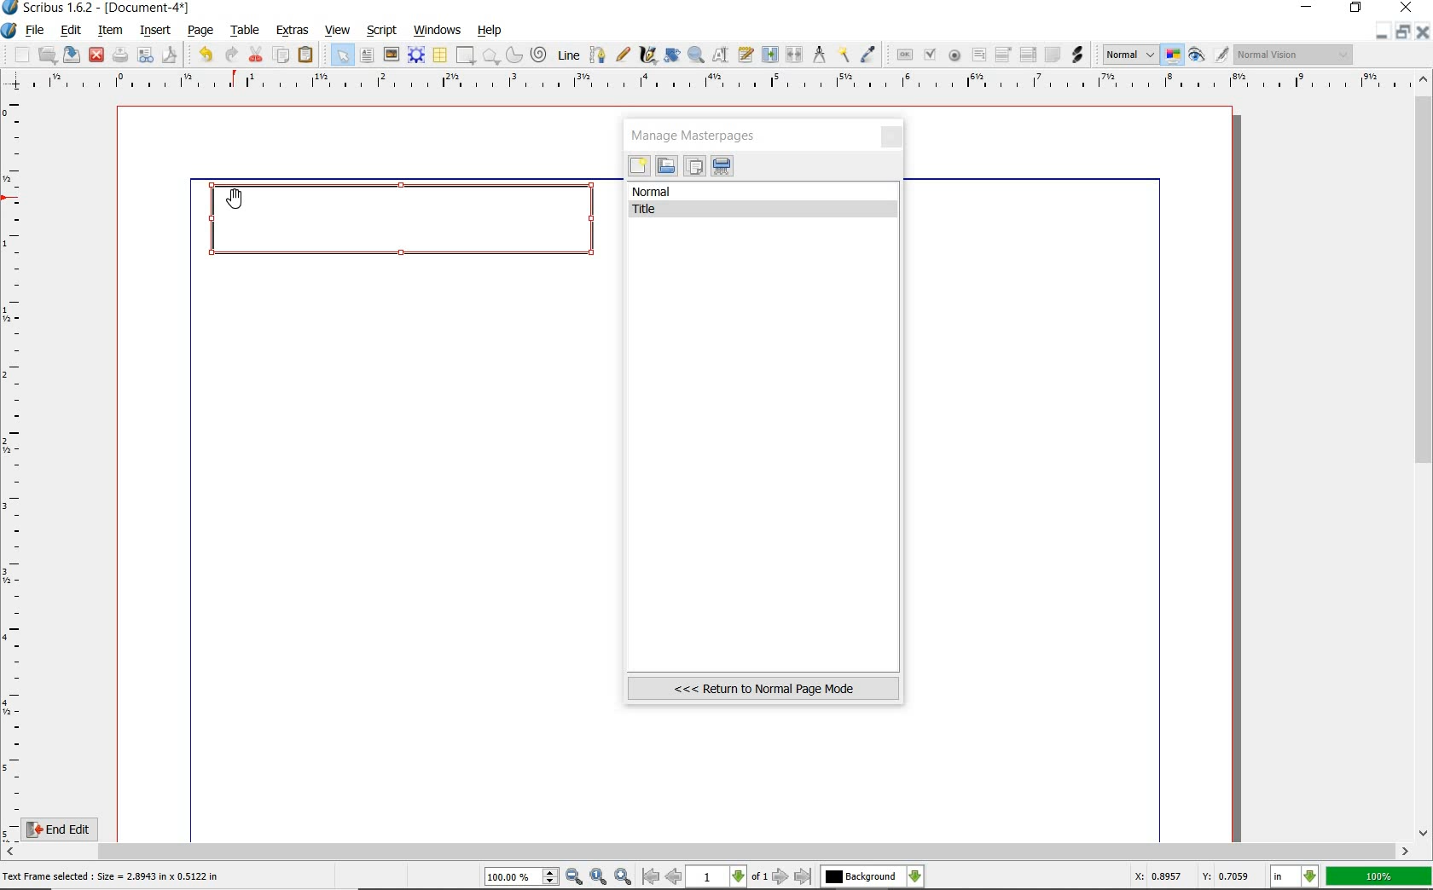  I want to click on in, so click(1295, 877).